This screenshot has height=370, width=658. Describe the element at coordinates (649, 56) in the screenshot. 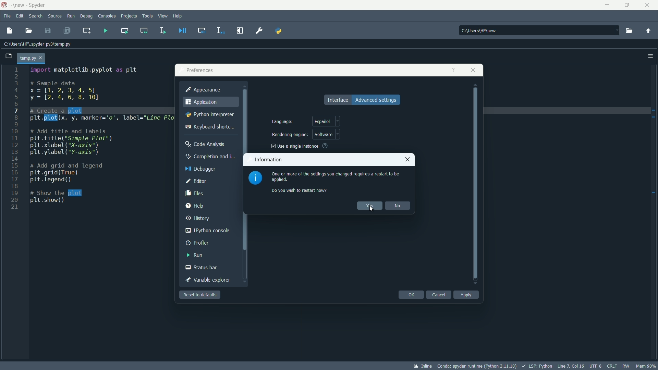

I see `options` at that location.